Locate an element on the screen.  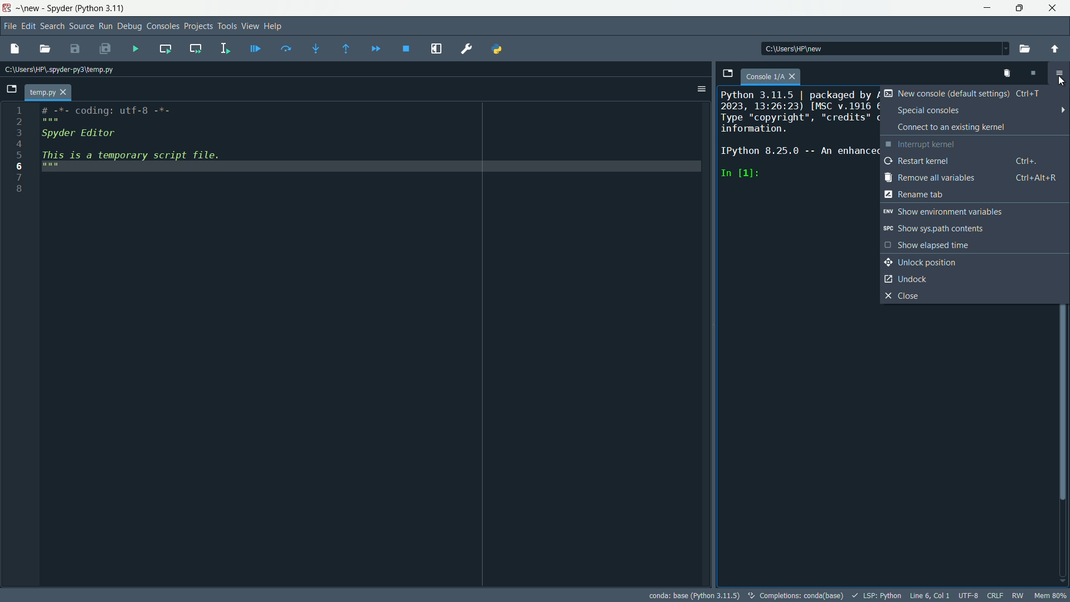
1 2 3 4 5 6 7 8 is located at coordinates (18, 151).